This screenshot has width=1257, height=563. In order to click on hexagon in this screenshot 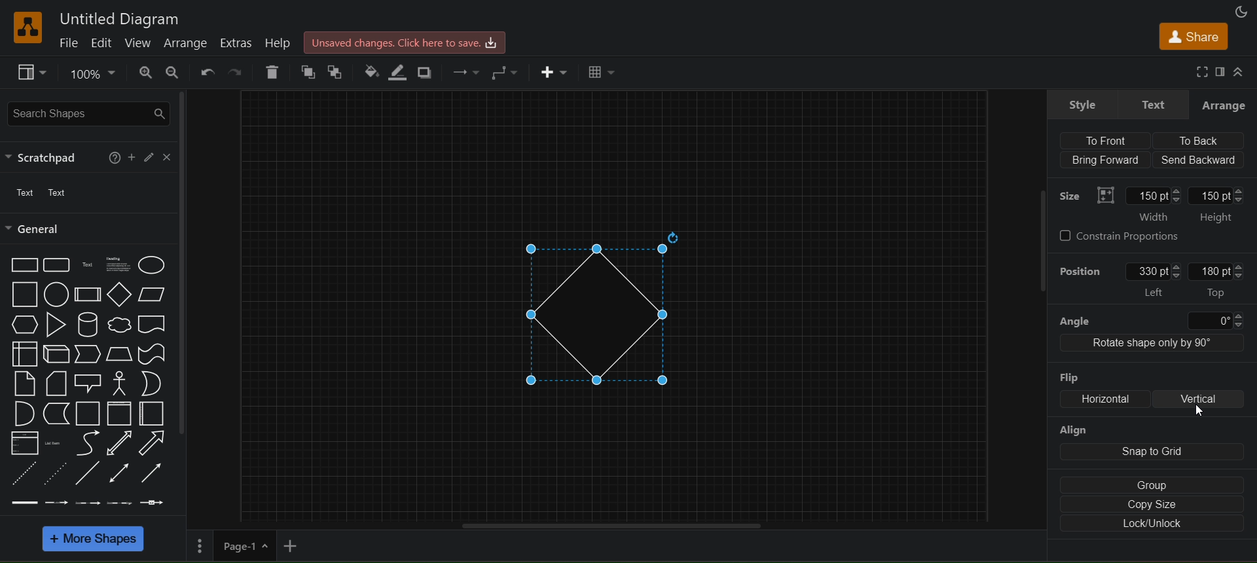, I will do `click(22, 324)`.